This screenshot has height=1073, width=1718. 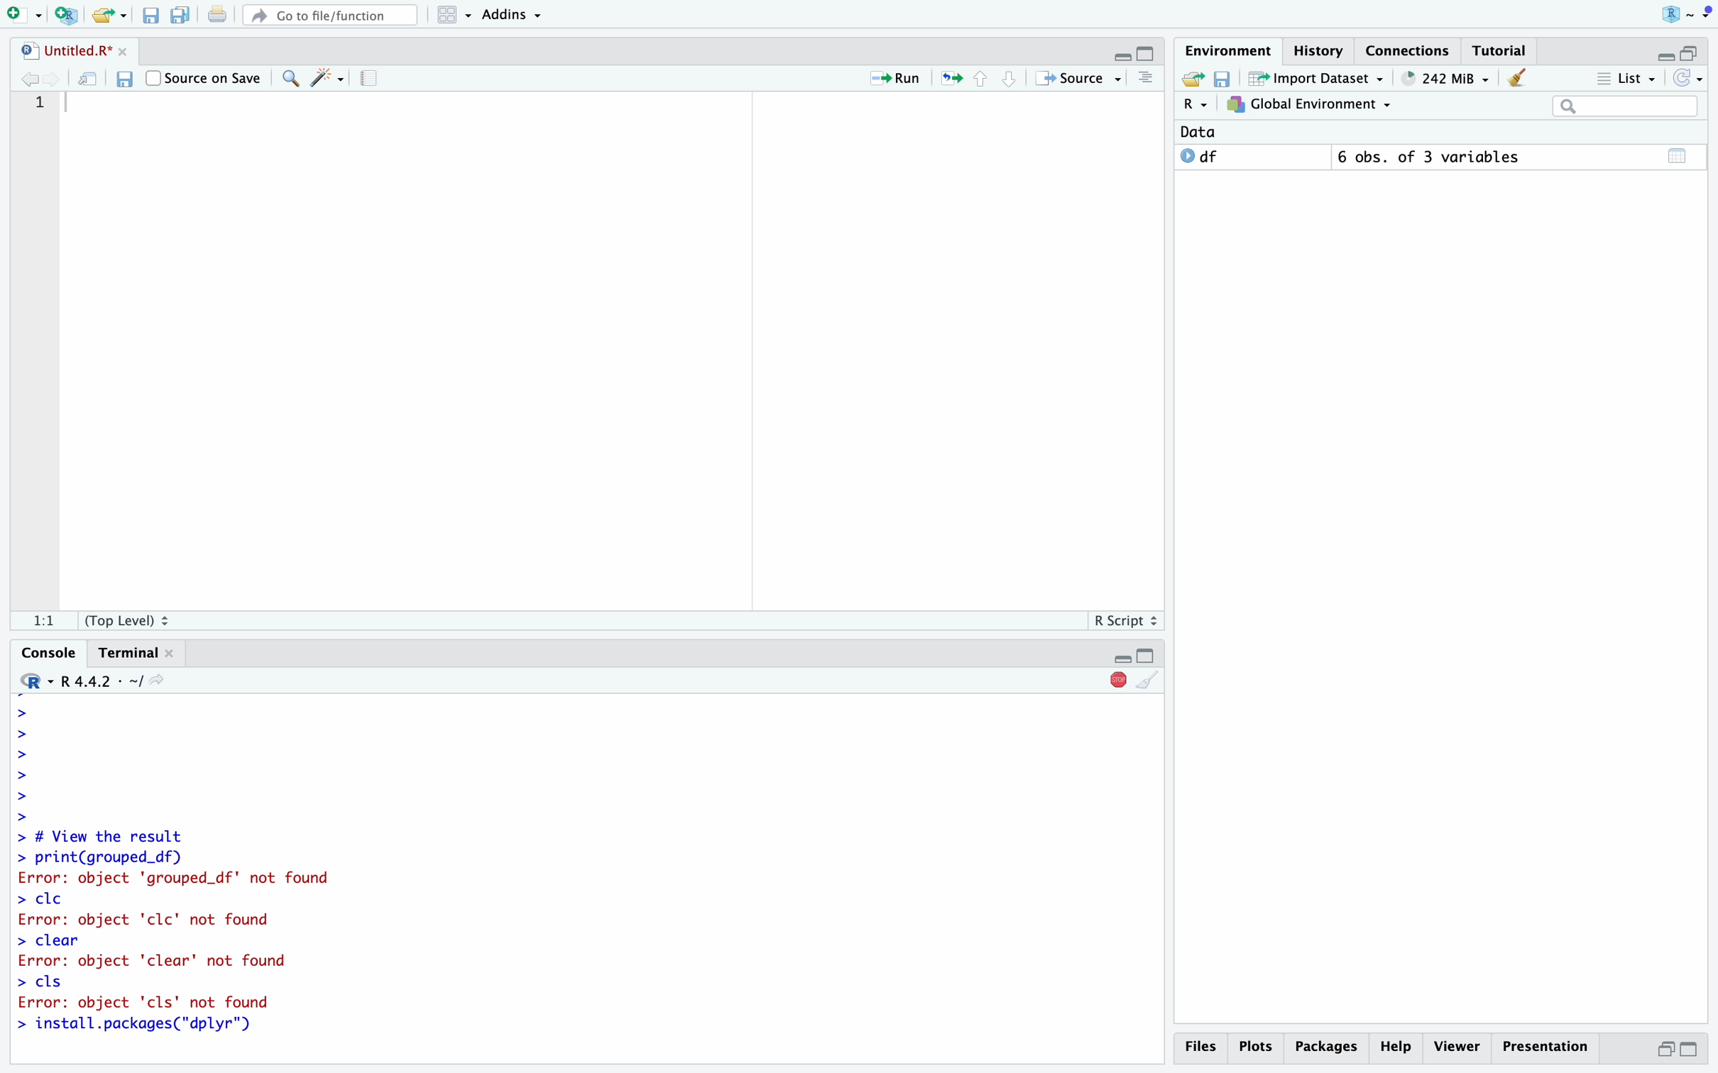 I want to click on Environment, so click(x=1228, y=50).